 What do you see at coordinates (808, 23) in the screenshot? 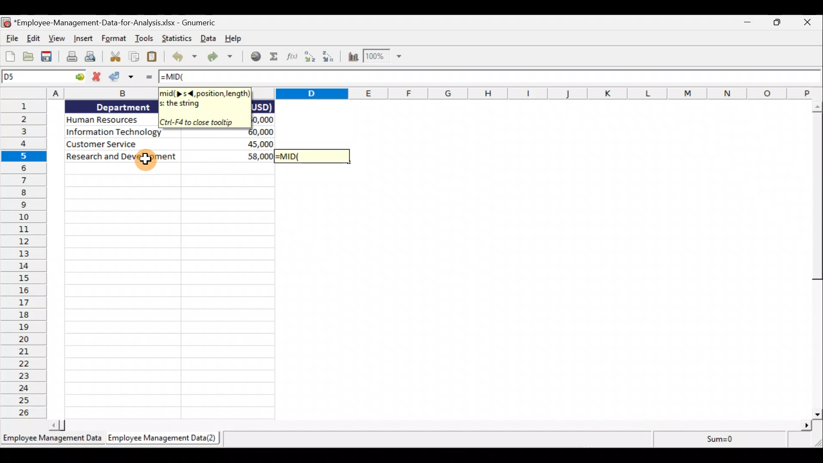
I see `Close` at bounding box center [808, 23].